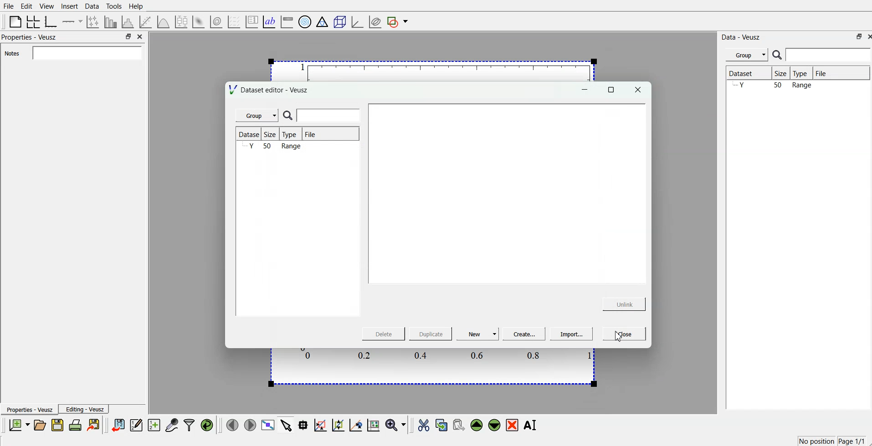 The height and width of the screenshot is (446, 872). Describe the element at coordinates (425, 425) in the screenshot. I see `cut the selected widgets` at that location.